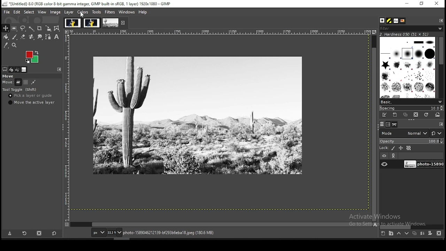  Describe the element at coordinates (17, 12) in the screenshot. I see `edit` at that location.